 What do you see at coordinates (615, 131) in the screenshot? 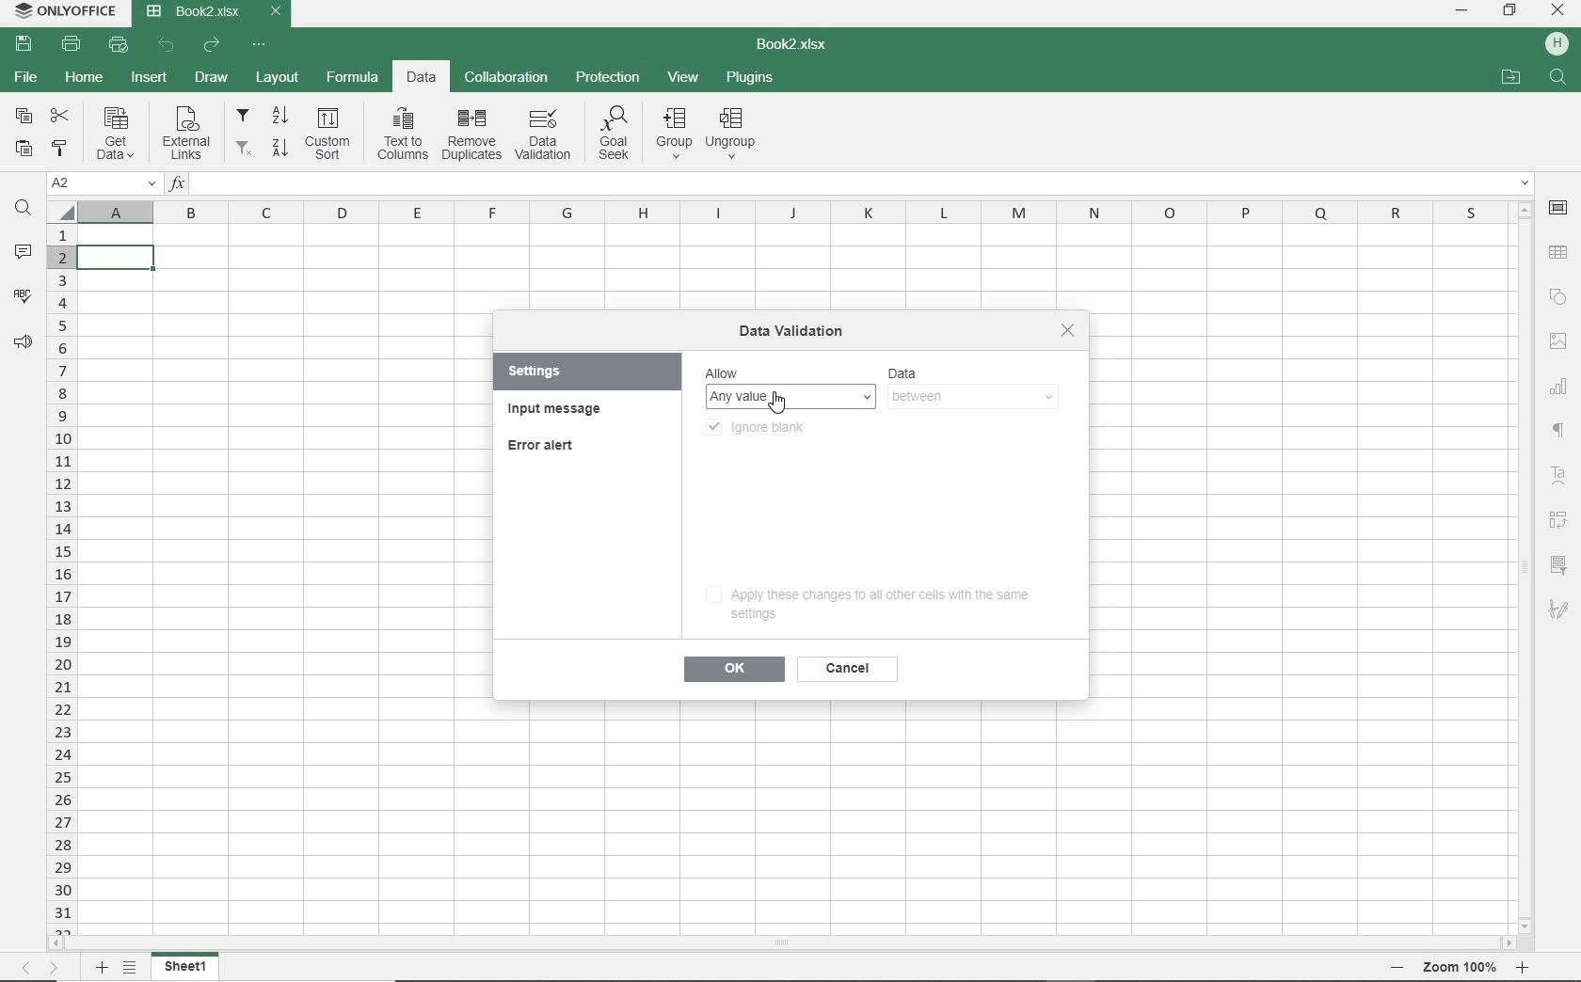
I see `goal seek` at bounding box center [615, 131].